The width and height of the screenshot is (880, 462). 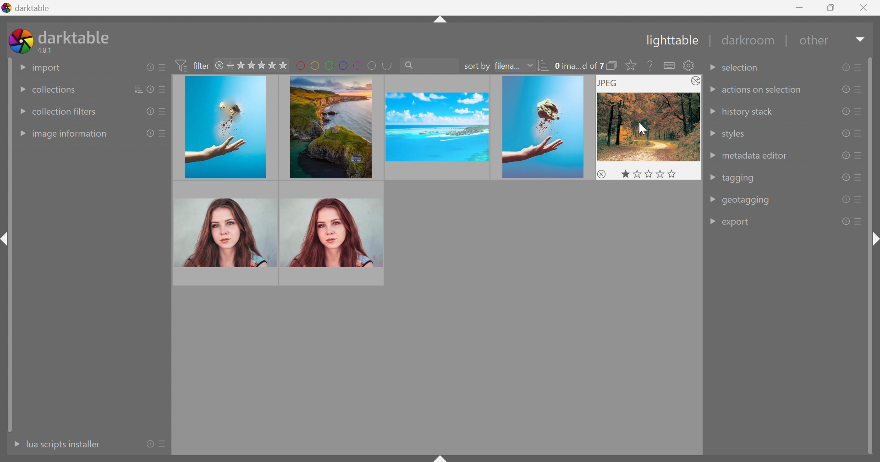 I want to click on presets, so click(x=860, y=153).